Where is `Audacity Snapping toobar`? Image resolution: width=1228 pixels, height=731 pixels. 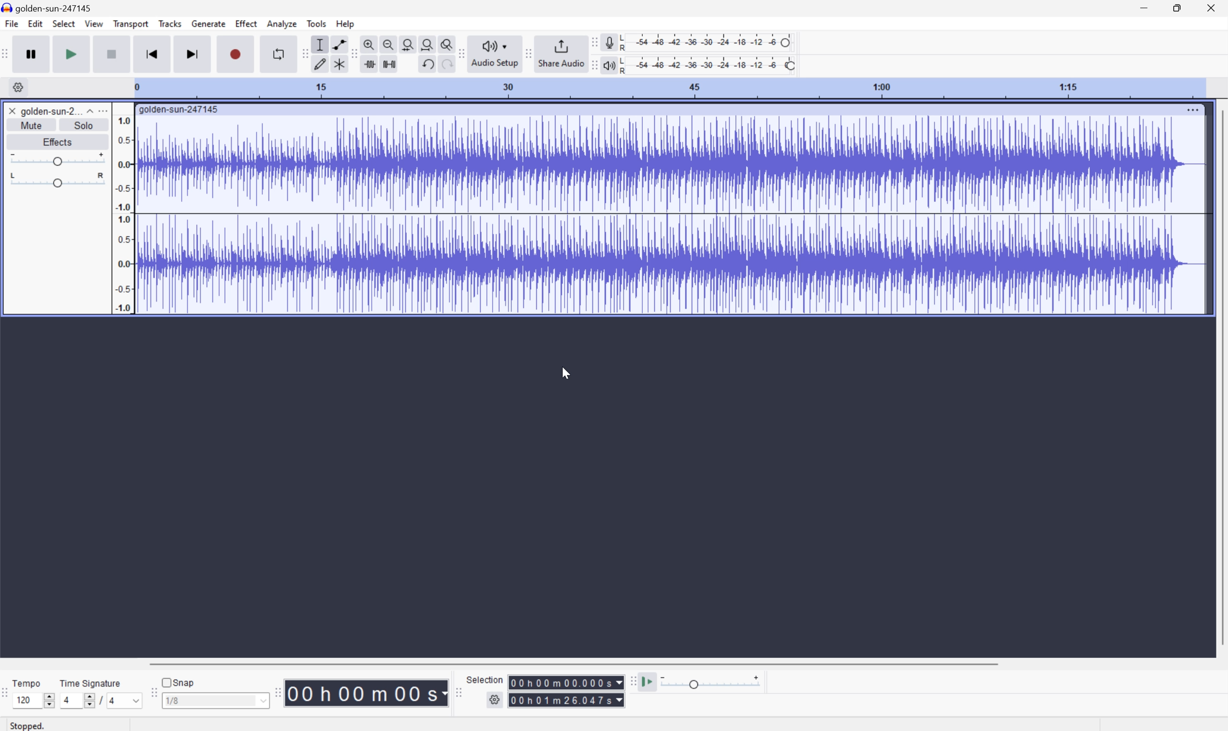 Audacity Snapping toobar is located at coordinates (151, 694).